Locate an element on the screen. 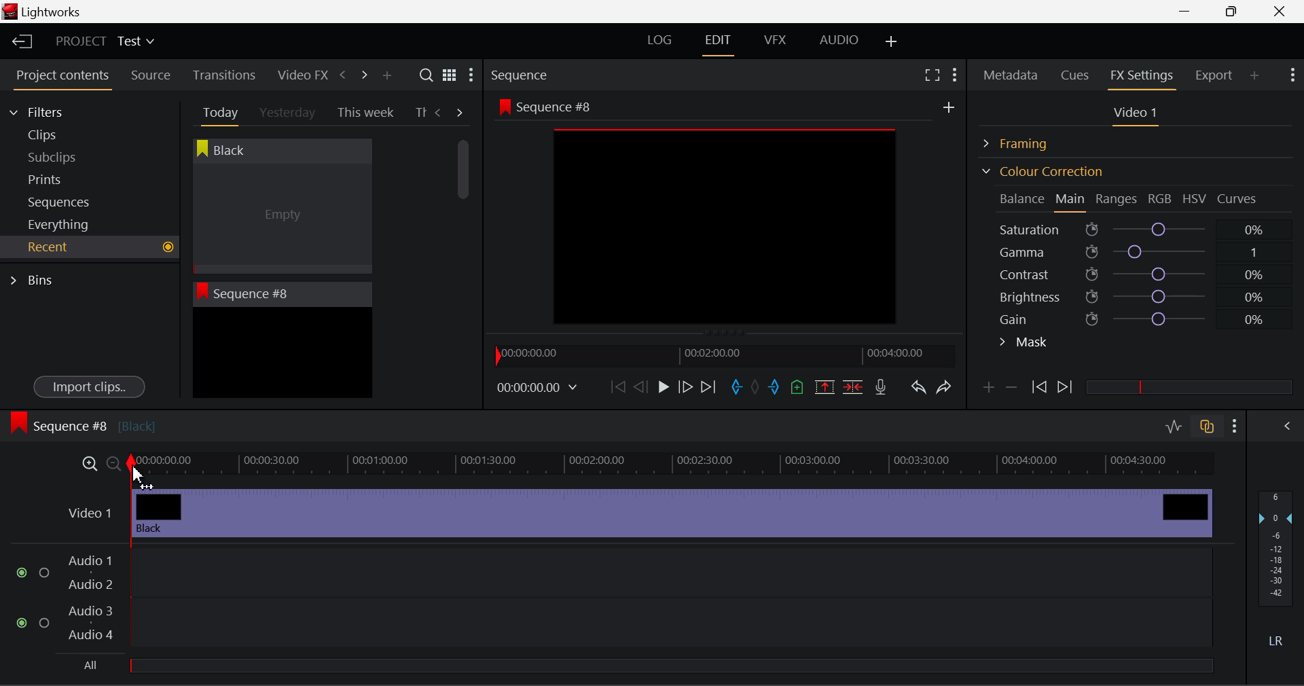  Colour Correction is located at coordinates (1042, 171).